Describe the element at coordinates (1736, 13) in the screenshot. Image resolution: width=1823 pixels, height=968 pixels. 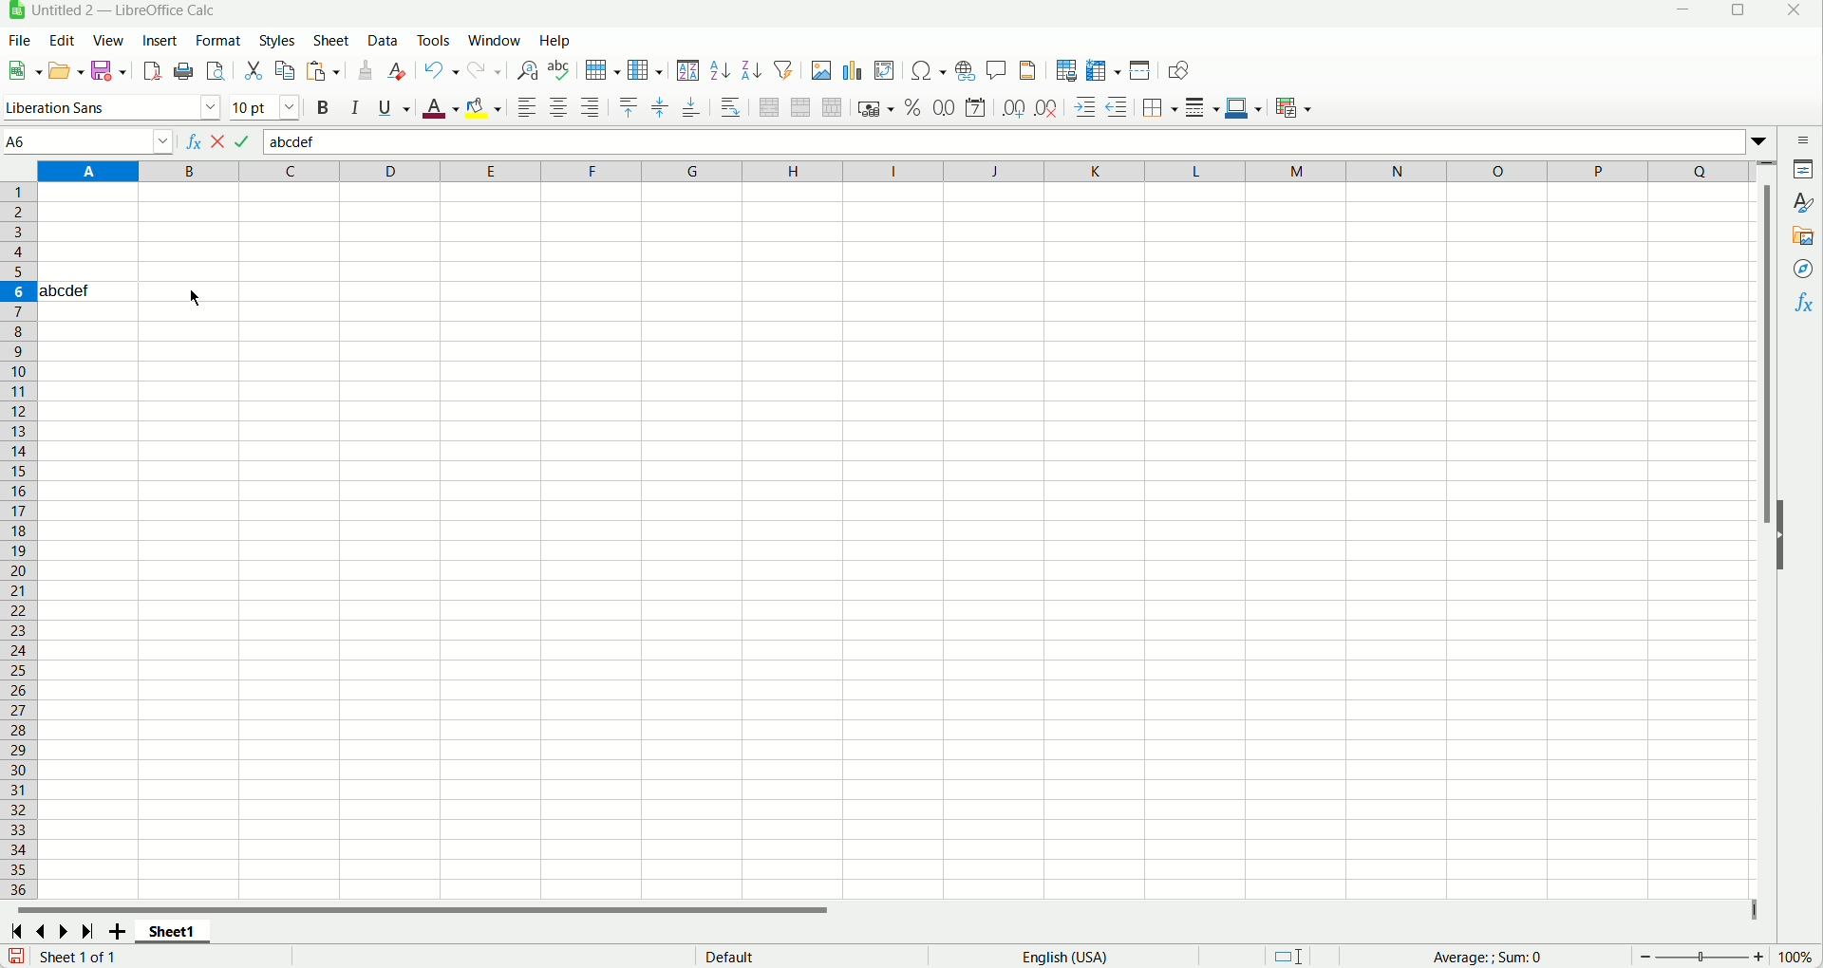
I see `maximize` at that location.